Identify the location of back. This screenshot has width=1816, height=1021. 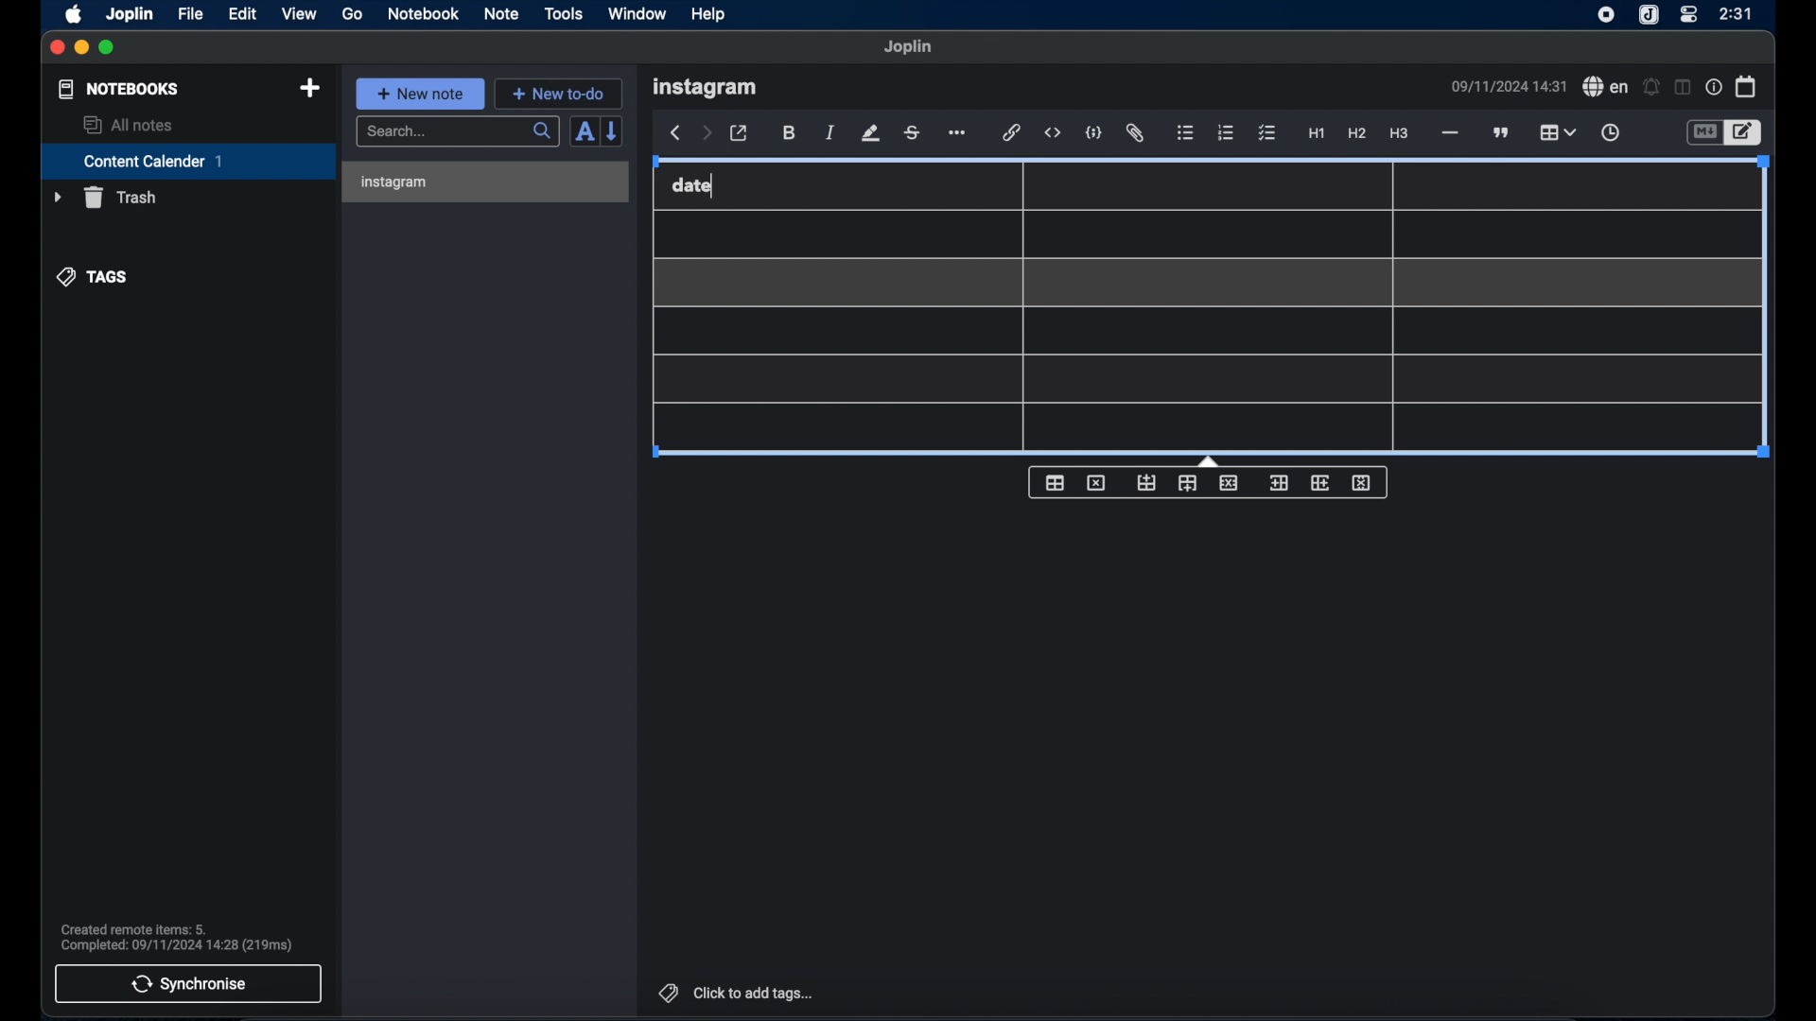
(672, 133).